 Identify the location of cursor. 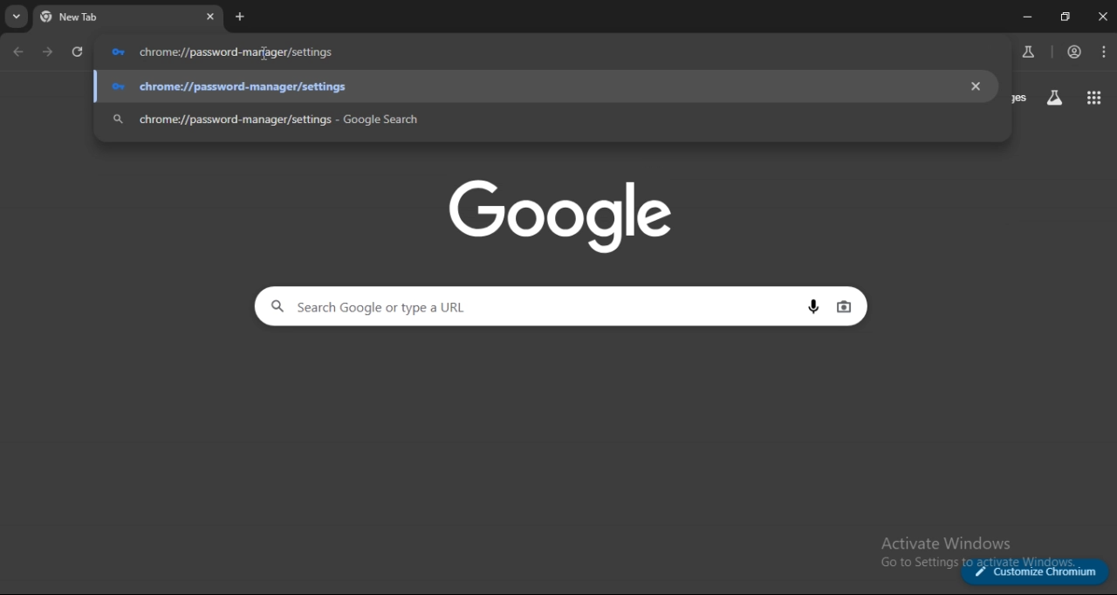
(271, 51).